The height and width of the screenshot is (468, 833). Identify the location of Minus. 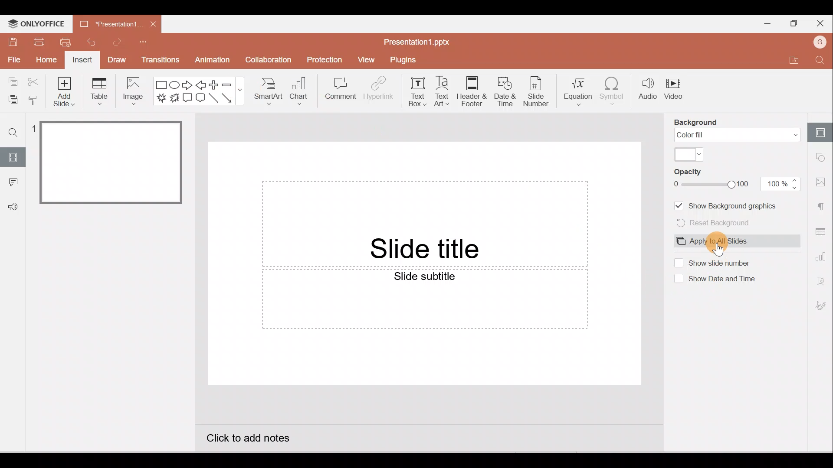
(226, 84).